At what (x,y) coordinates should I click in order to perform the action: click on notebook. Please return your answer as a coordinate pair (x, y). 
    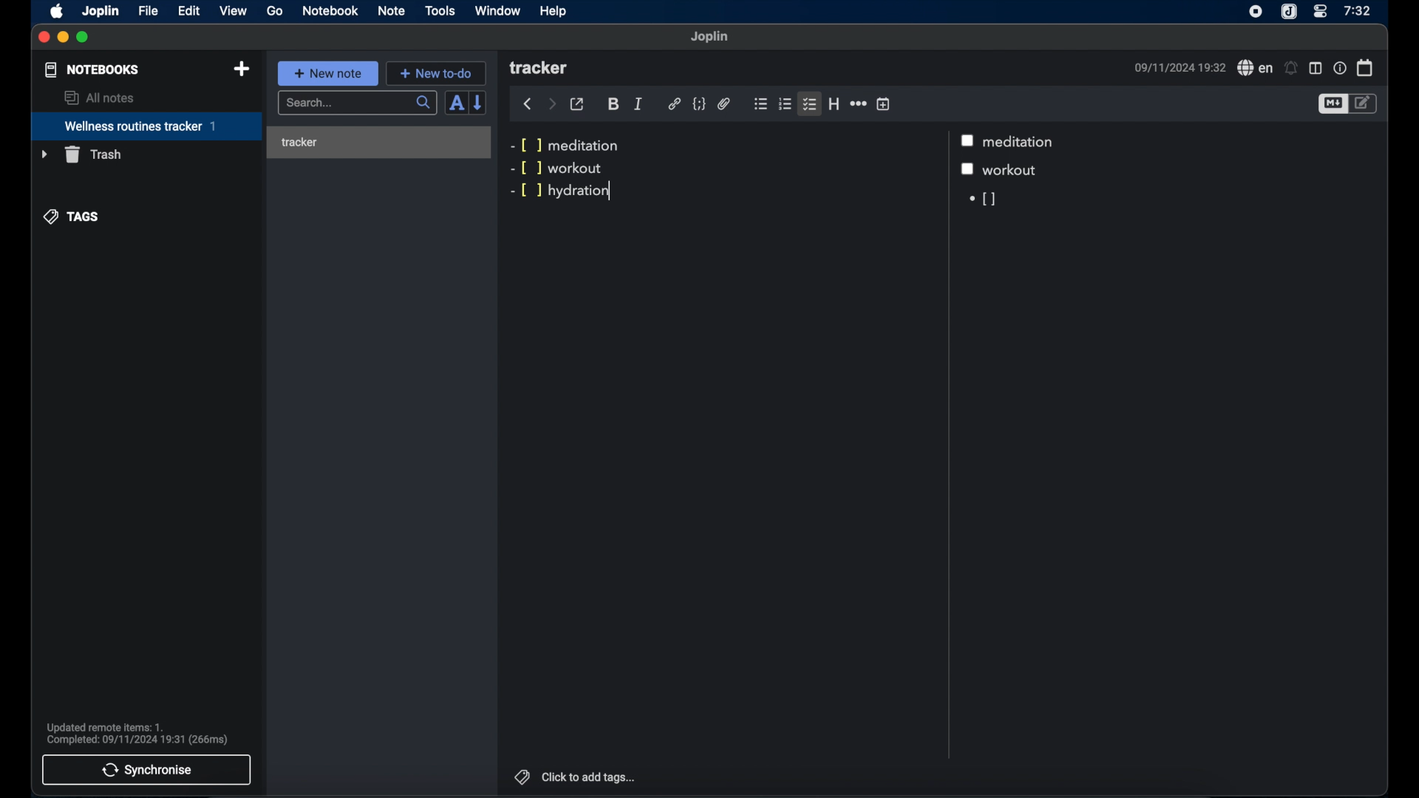
    Looking at the image, I should click on (330, 11).